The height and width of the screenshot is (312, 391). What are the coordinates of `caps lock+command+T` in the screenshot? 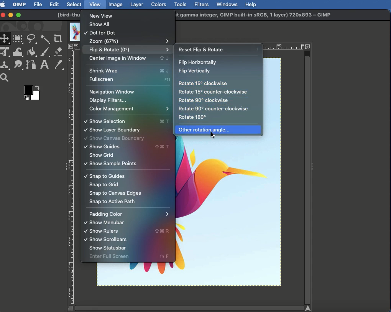 It's located at (163, 147).